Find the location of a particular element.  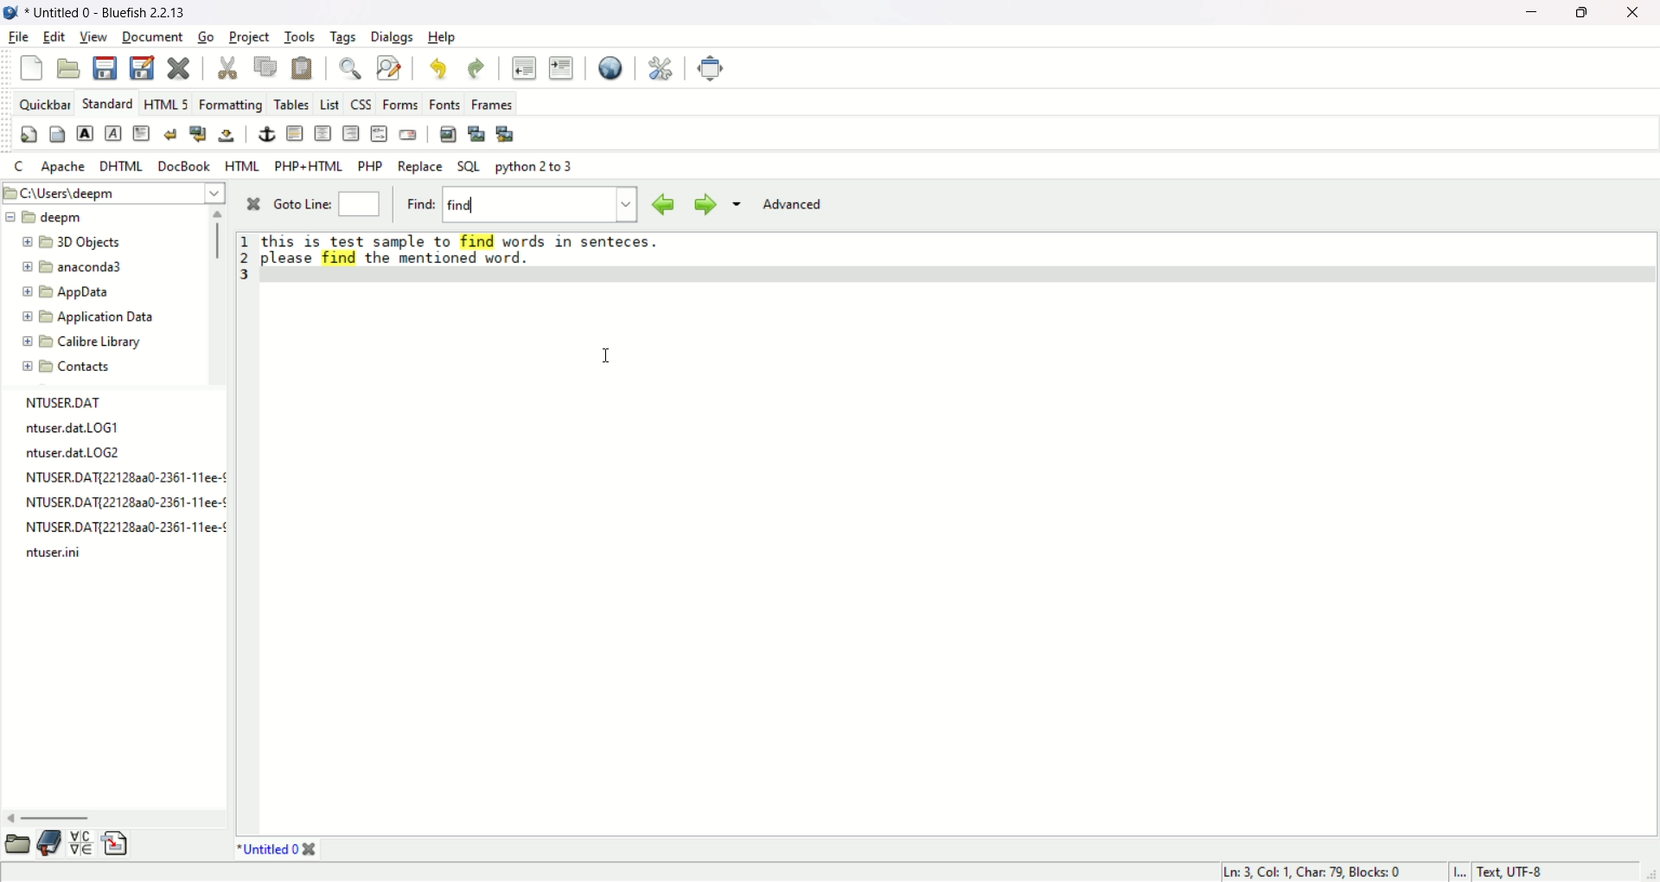

advanced is located at coordinates (790, 206).